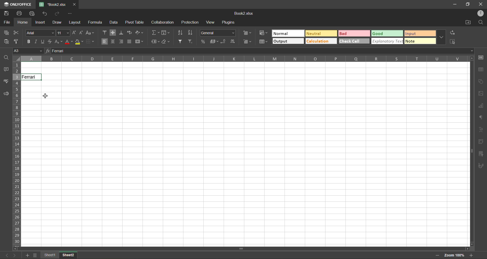 The image size is (487, 259). What do you see at coordinates (75, 5) in the screenshot?
I see `close` at bounding box center [75, 5].